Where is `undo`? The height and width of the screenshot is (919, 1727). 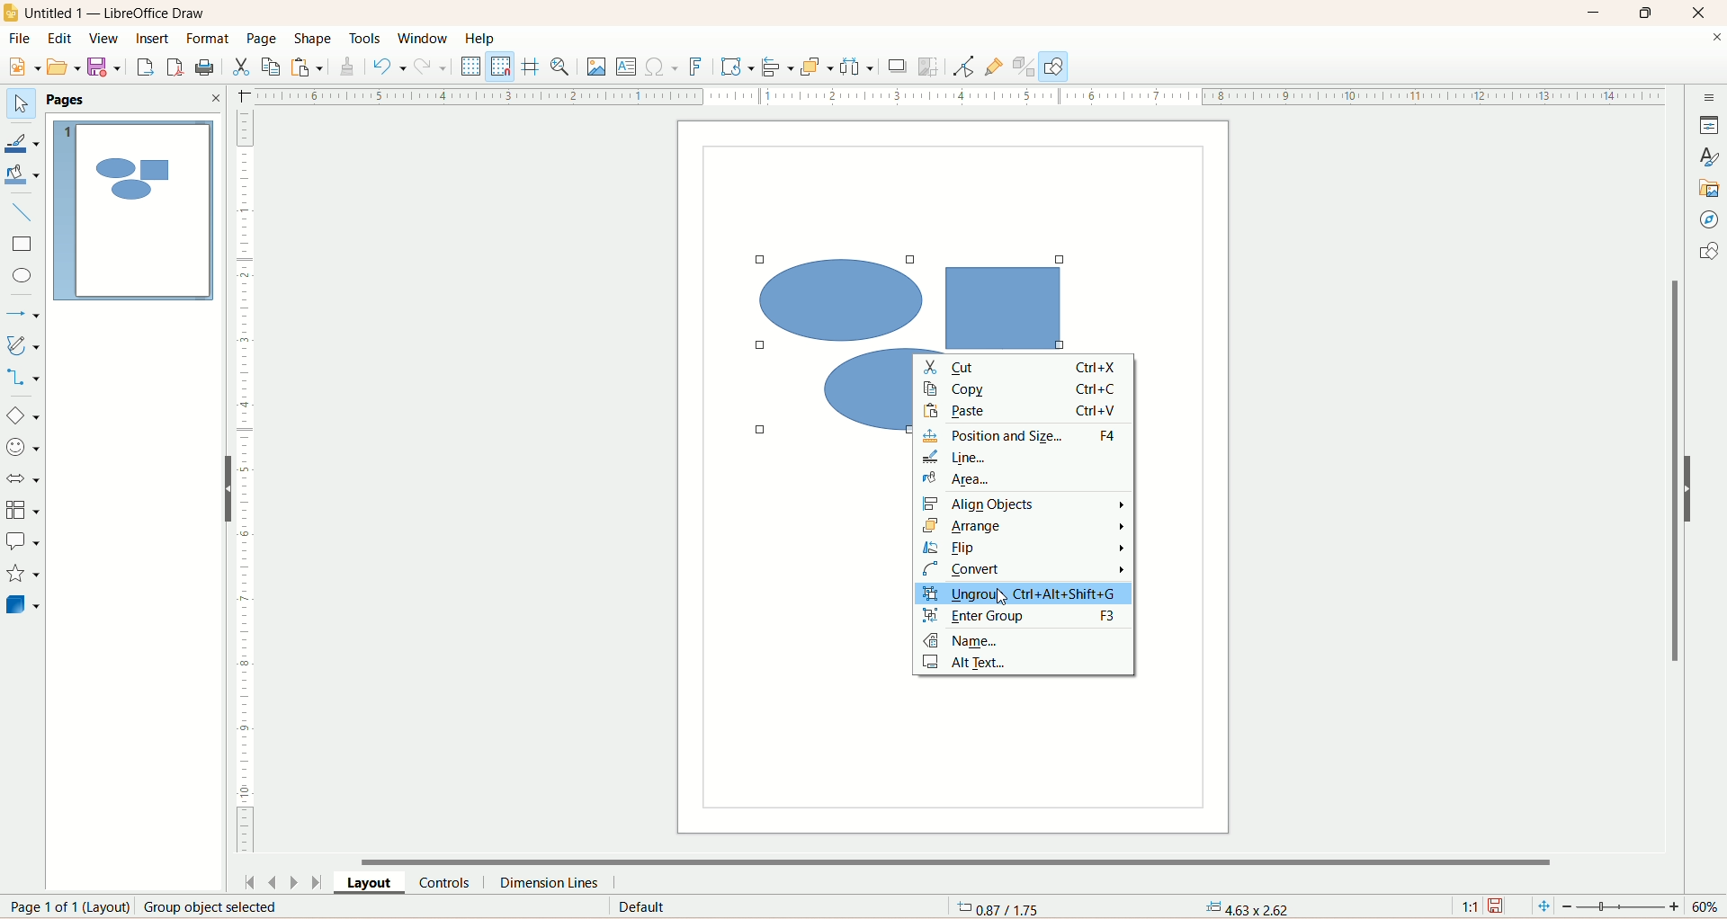 undo is located at coordinates (387, 67).